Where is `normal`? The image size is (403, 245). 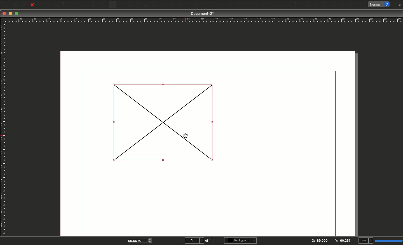
normal is located at coordinates (380, 4).